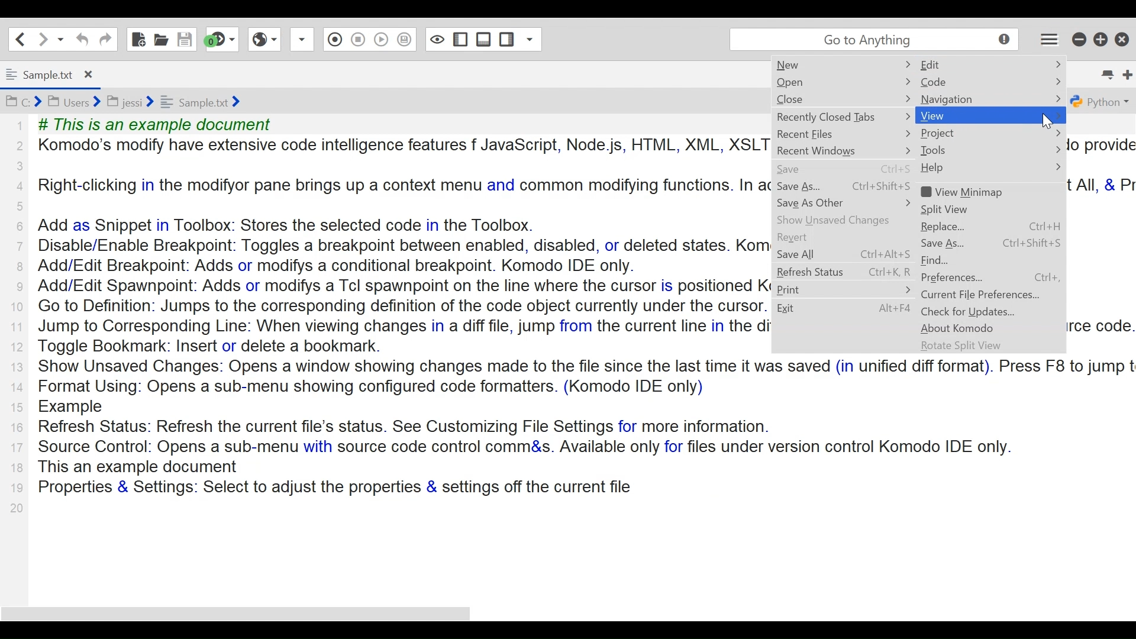 This screenshot has width=1136, height=639. What do you see at coordinates (382, 38) in the screenshot?
I see `Save Macro to Toolbox as Superscript` at bounding box center [382, 38].